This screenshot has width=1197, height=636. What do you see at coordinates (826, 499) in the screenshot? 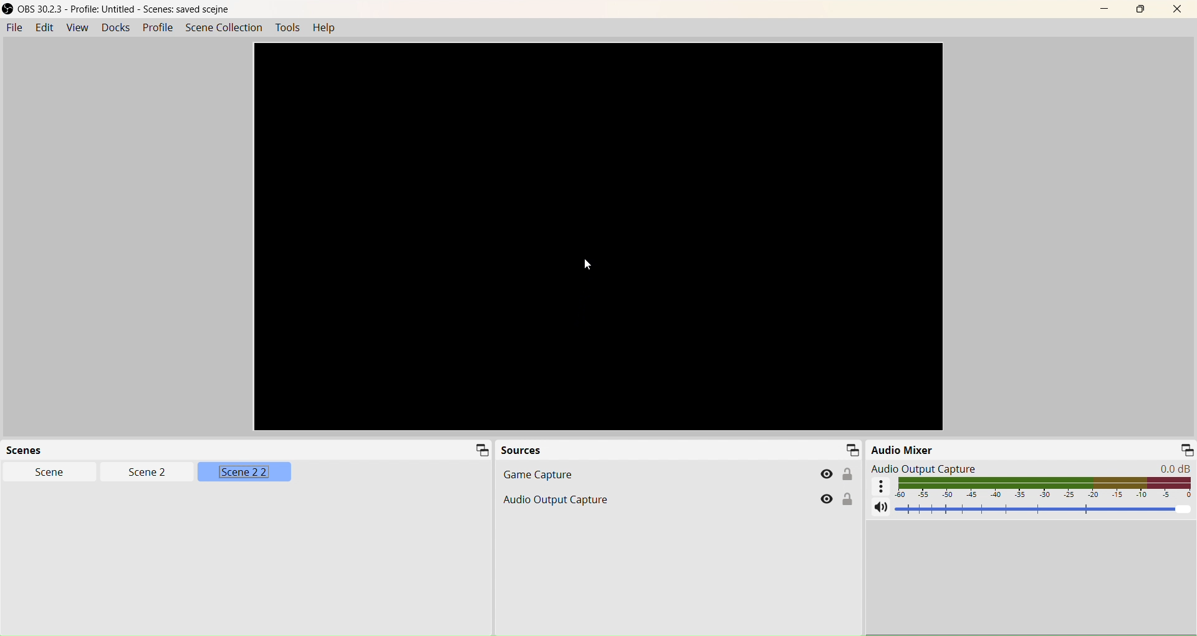
I see `Eye` at bounding box center [826, 499].